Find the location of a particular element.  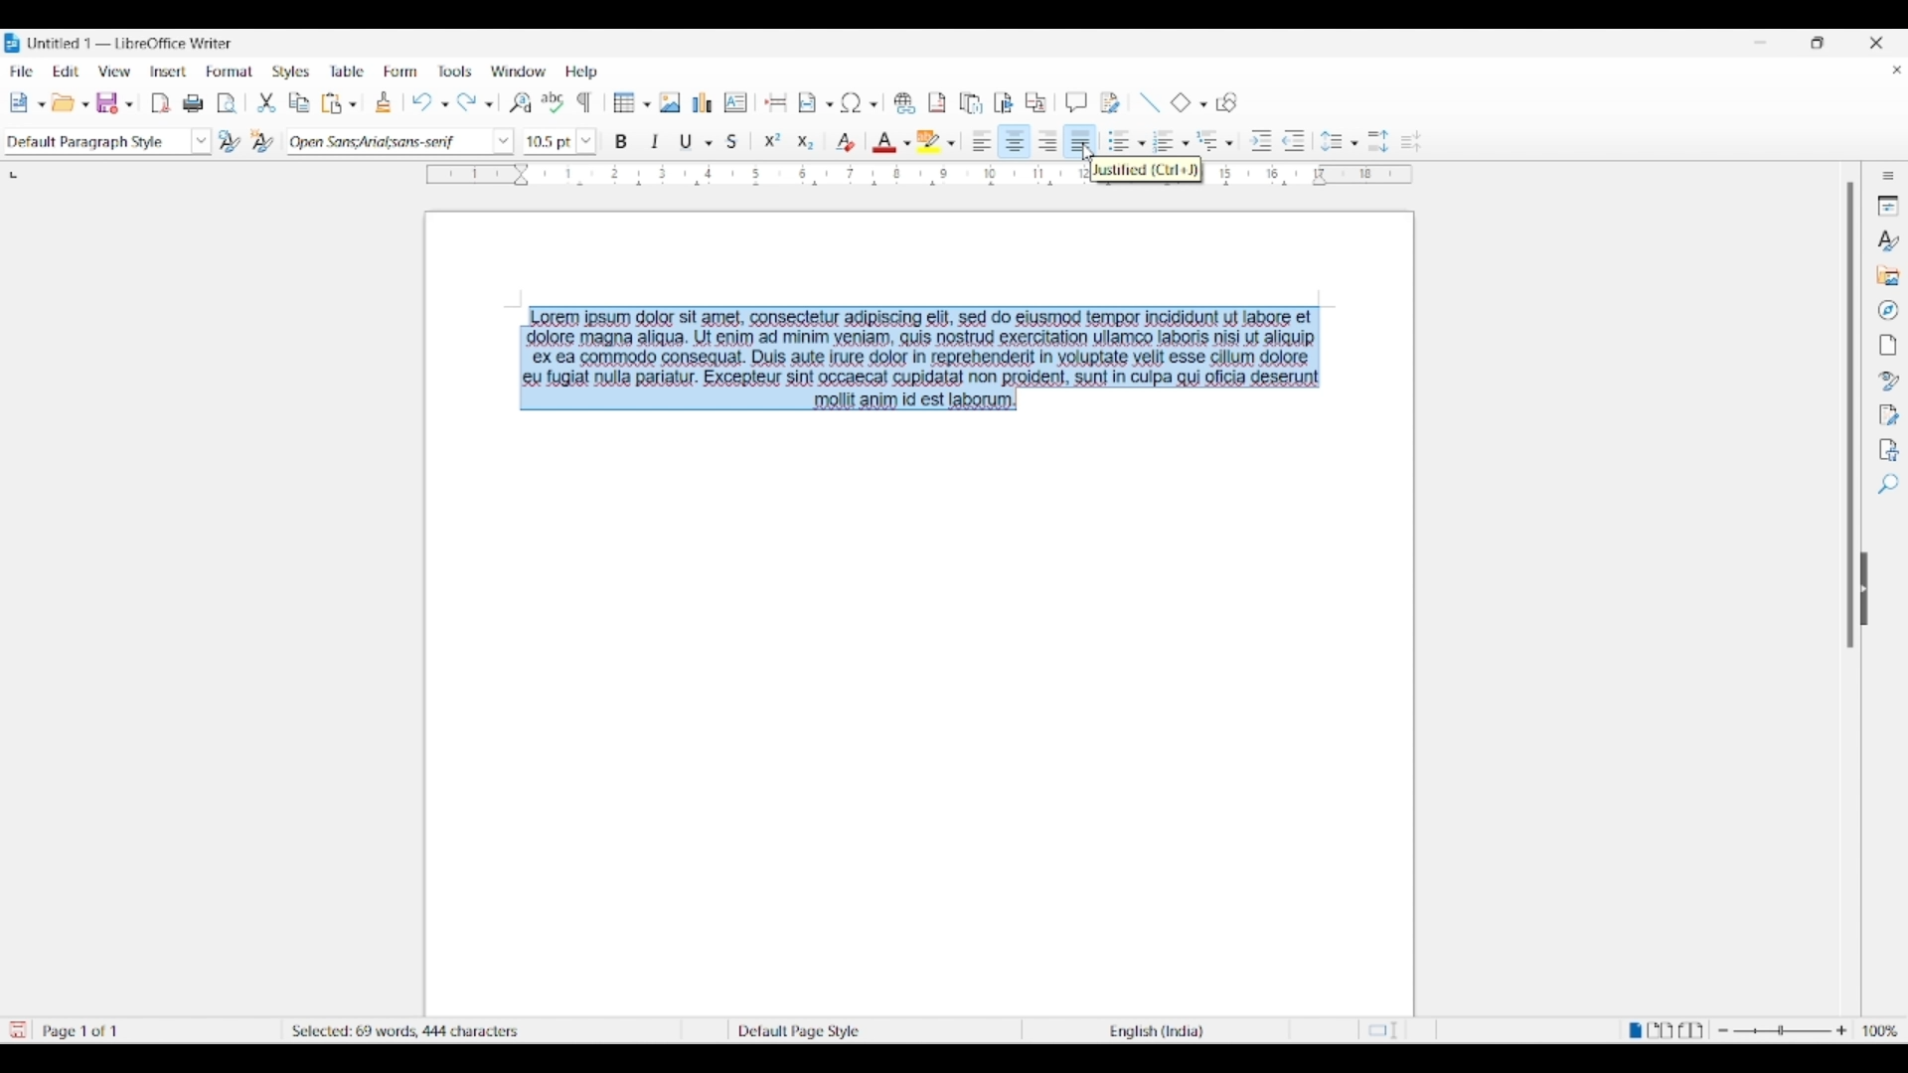

Form is located at coordinates (399, 71).